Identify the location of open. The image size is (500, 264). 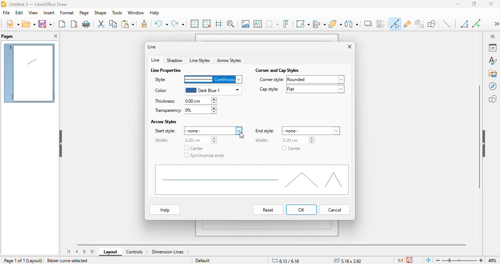
(29, 24).